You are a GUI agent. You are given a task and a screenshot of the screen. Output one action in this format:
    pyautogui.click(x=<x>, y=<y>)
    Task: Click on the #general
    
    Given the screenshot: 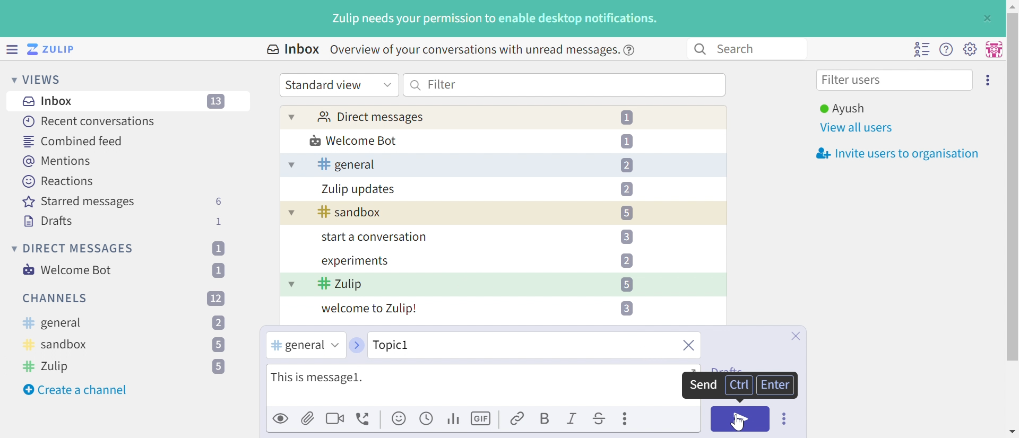 What is the action you would take?
    pyautogui.click(x=296, y=346)
    